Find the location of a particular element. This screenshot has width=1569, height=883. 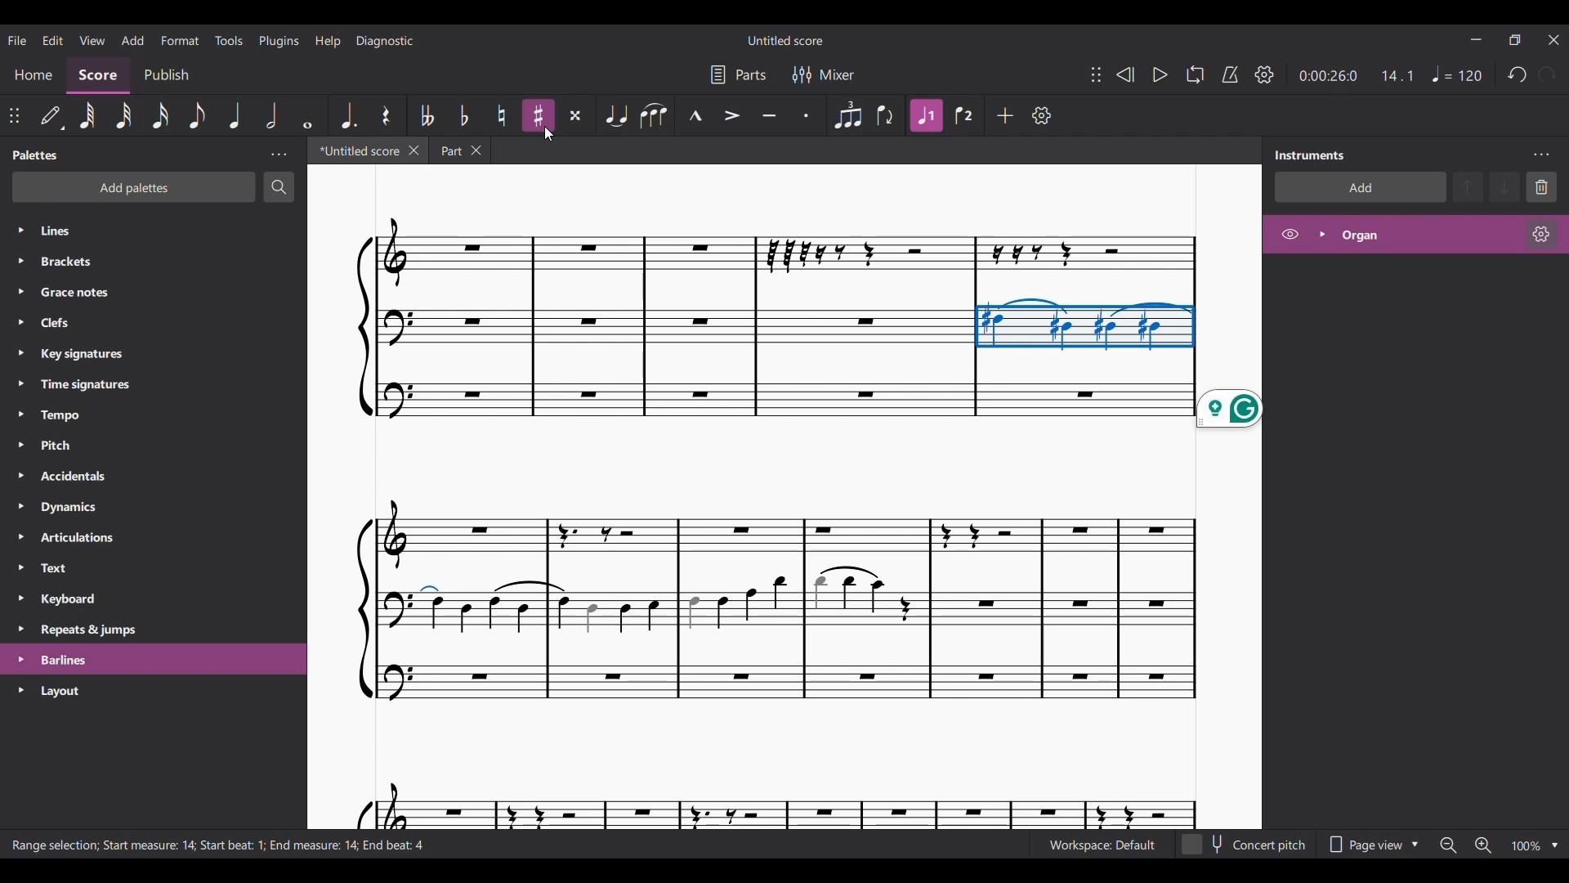

Customize toolbar is located at coordinates (1042, 114).